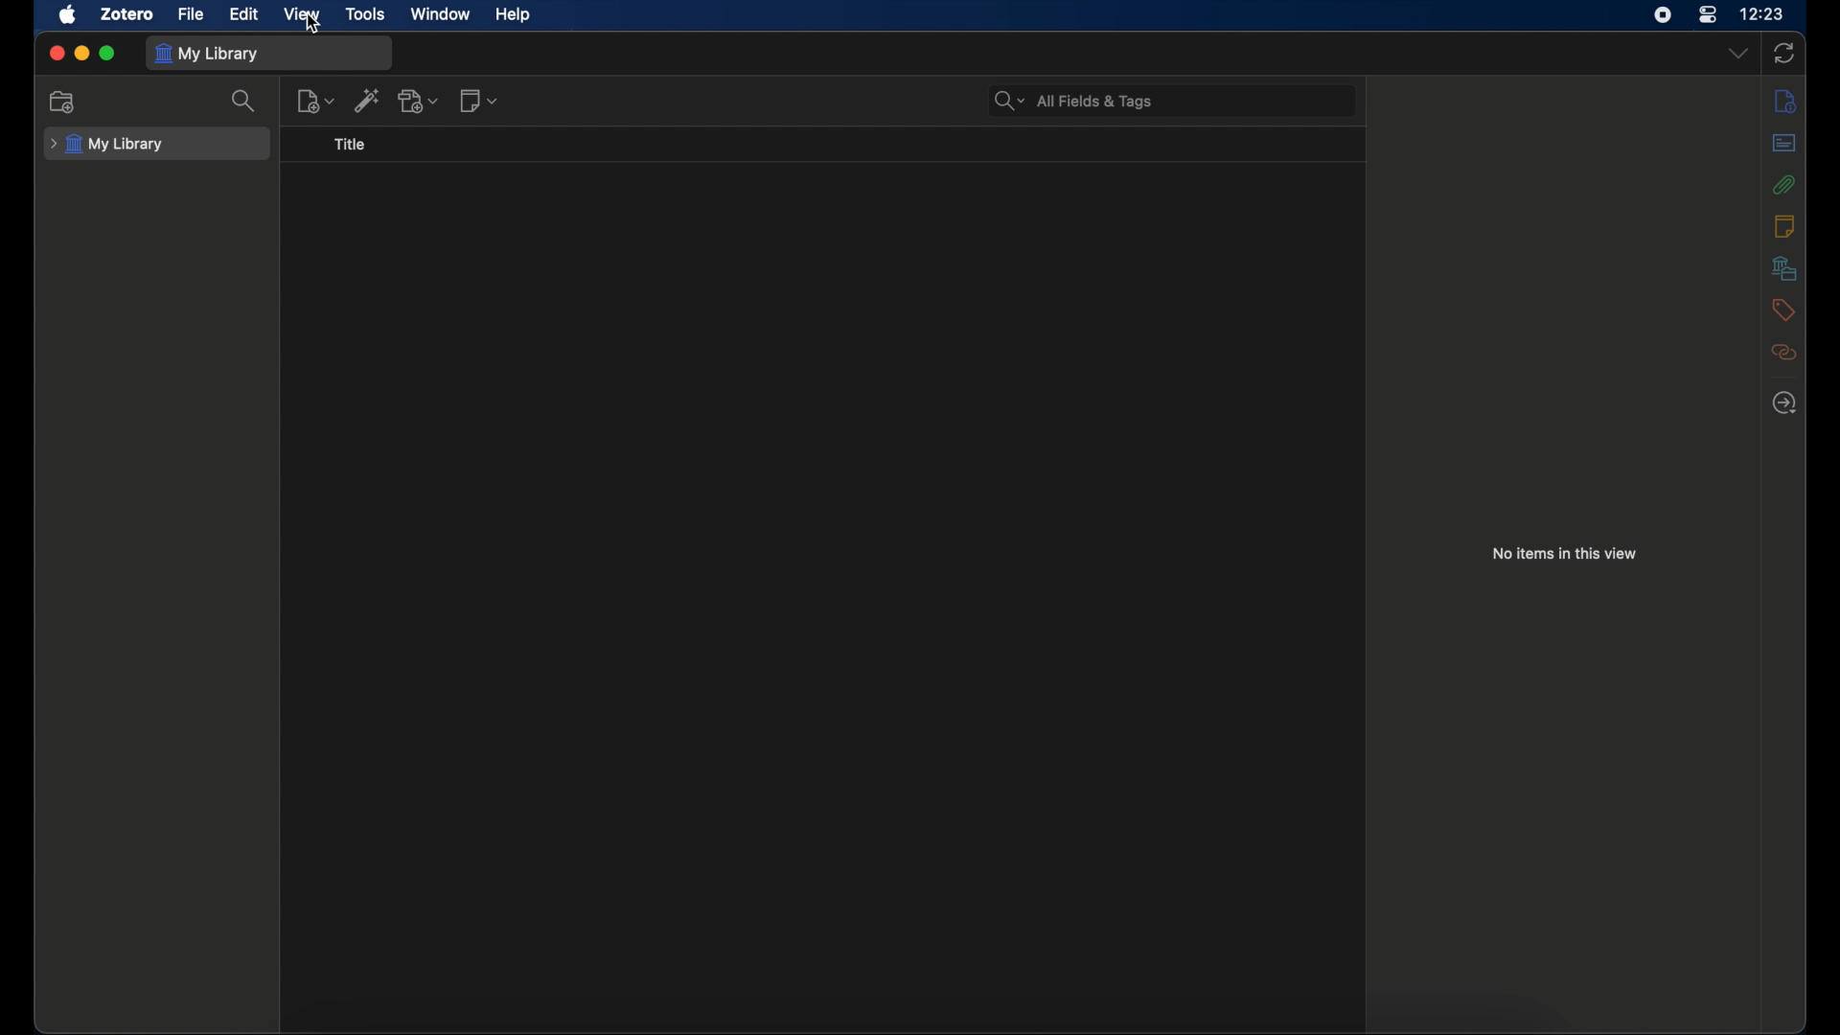  I want to click on window, so click(442, 14).